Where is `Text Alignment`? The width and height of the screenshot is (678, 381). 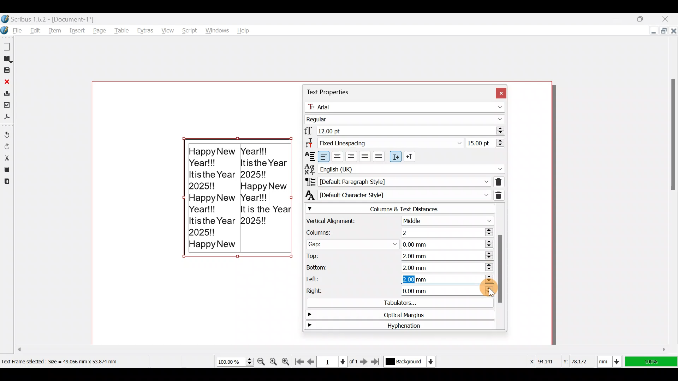 Text Alignment is located at coordinates (308, 156).